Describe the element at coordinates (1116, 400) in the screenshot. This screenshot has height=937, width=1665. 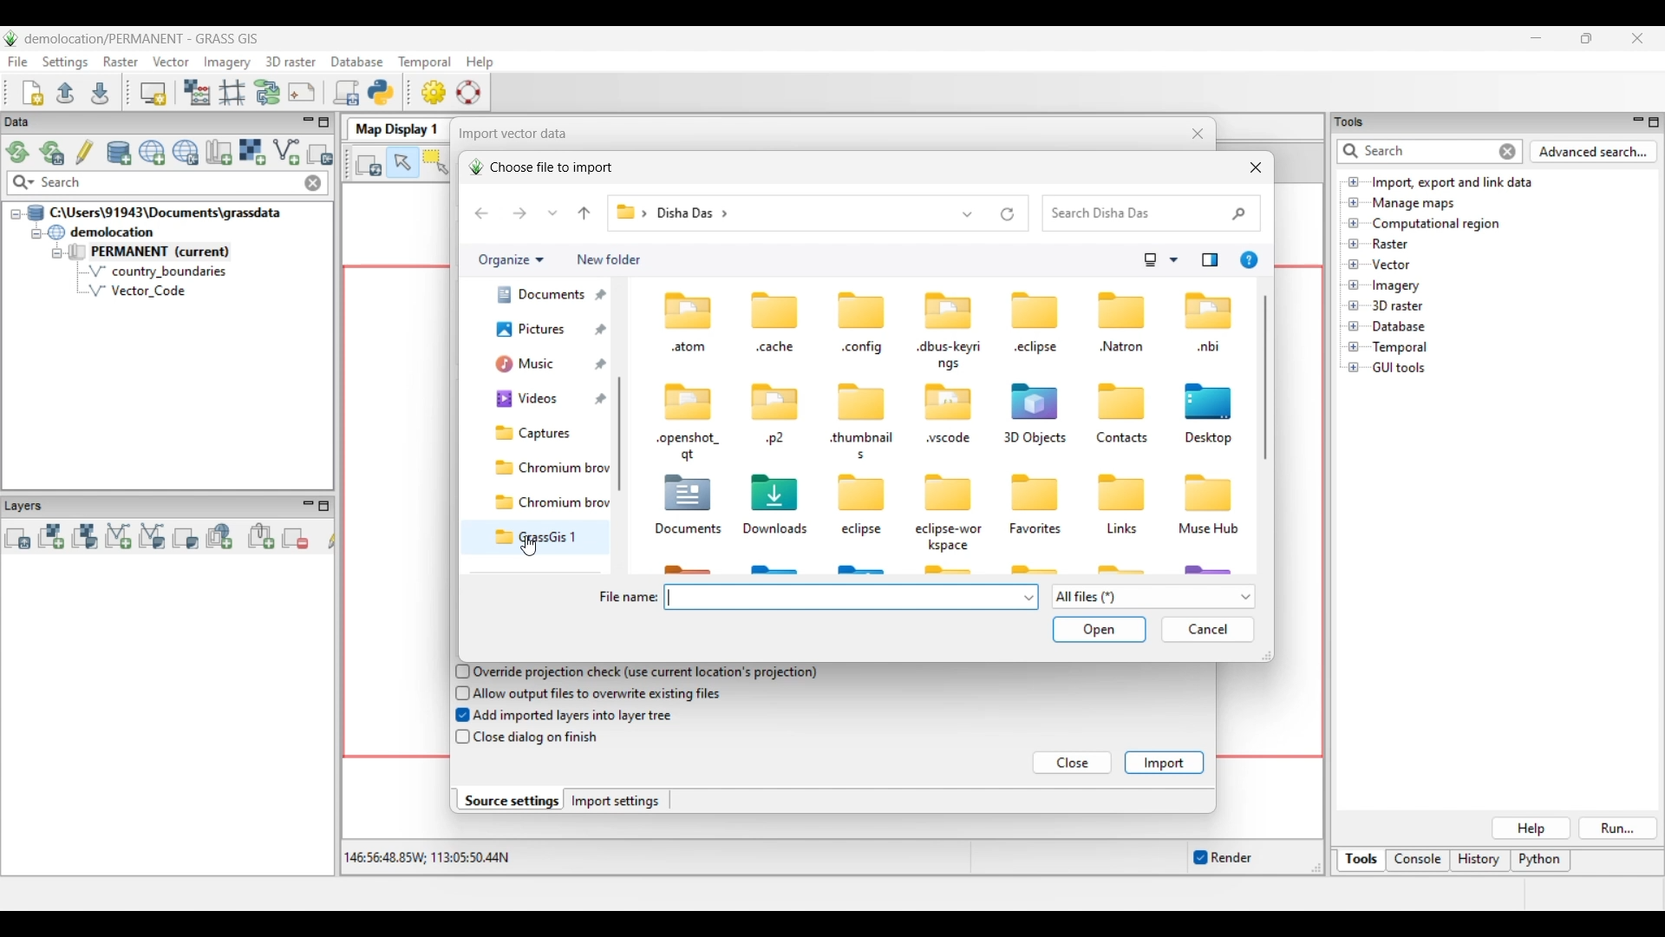
I see `icon` at that location.